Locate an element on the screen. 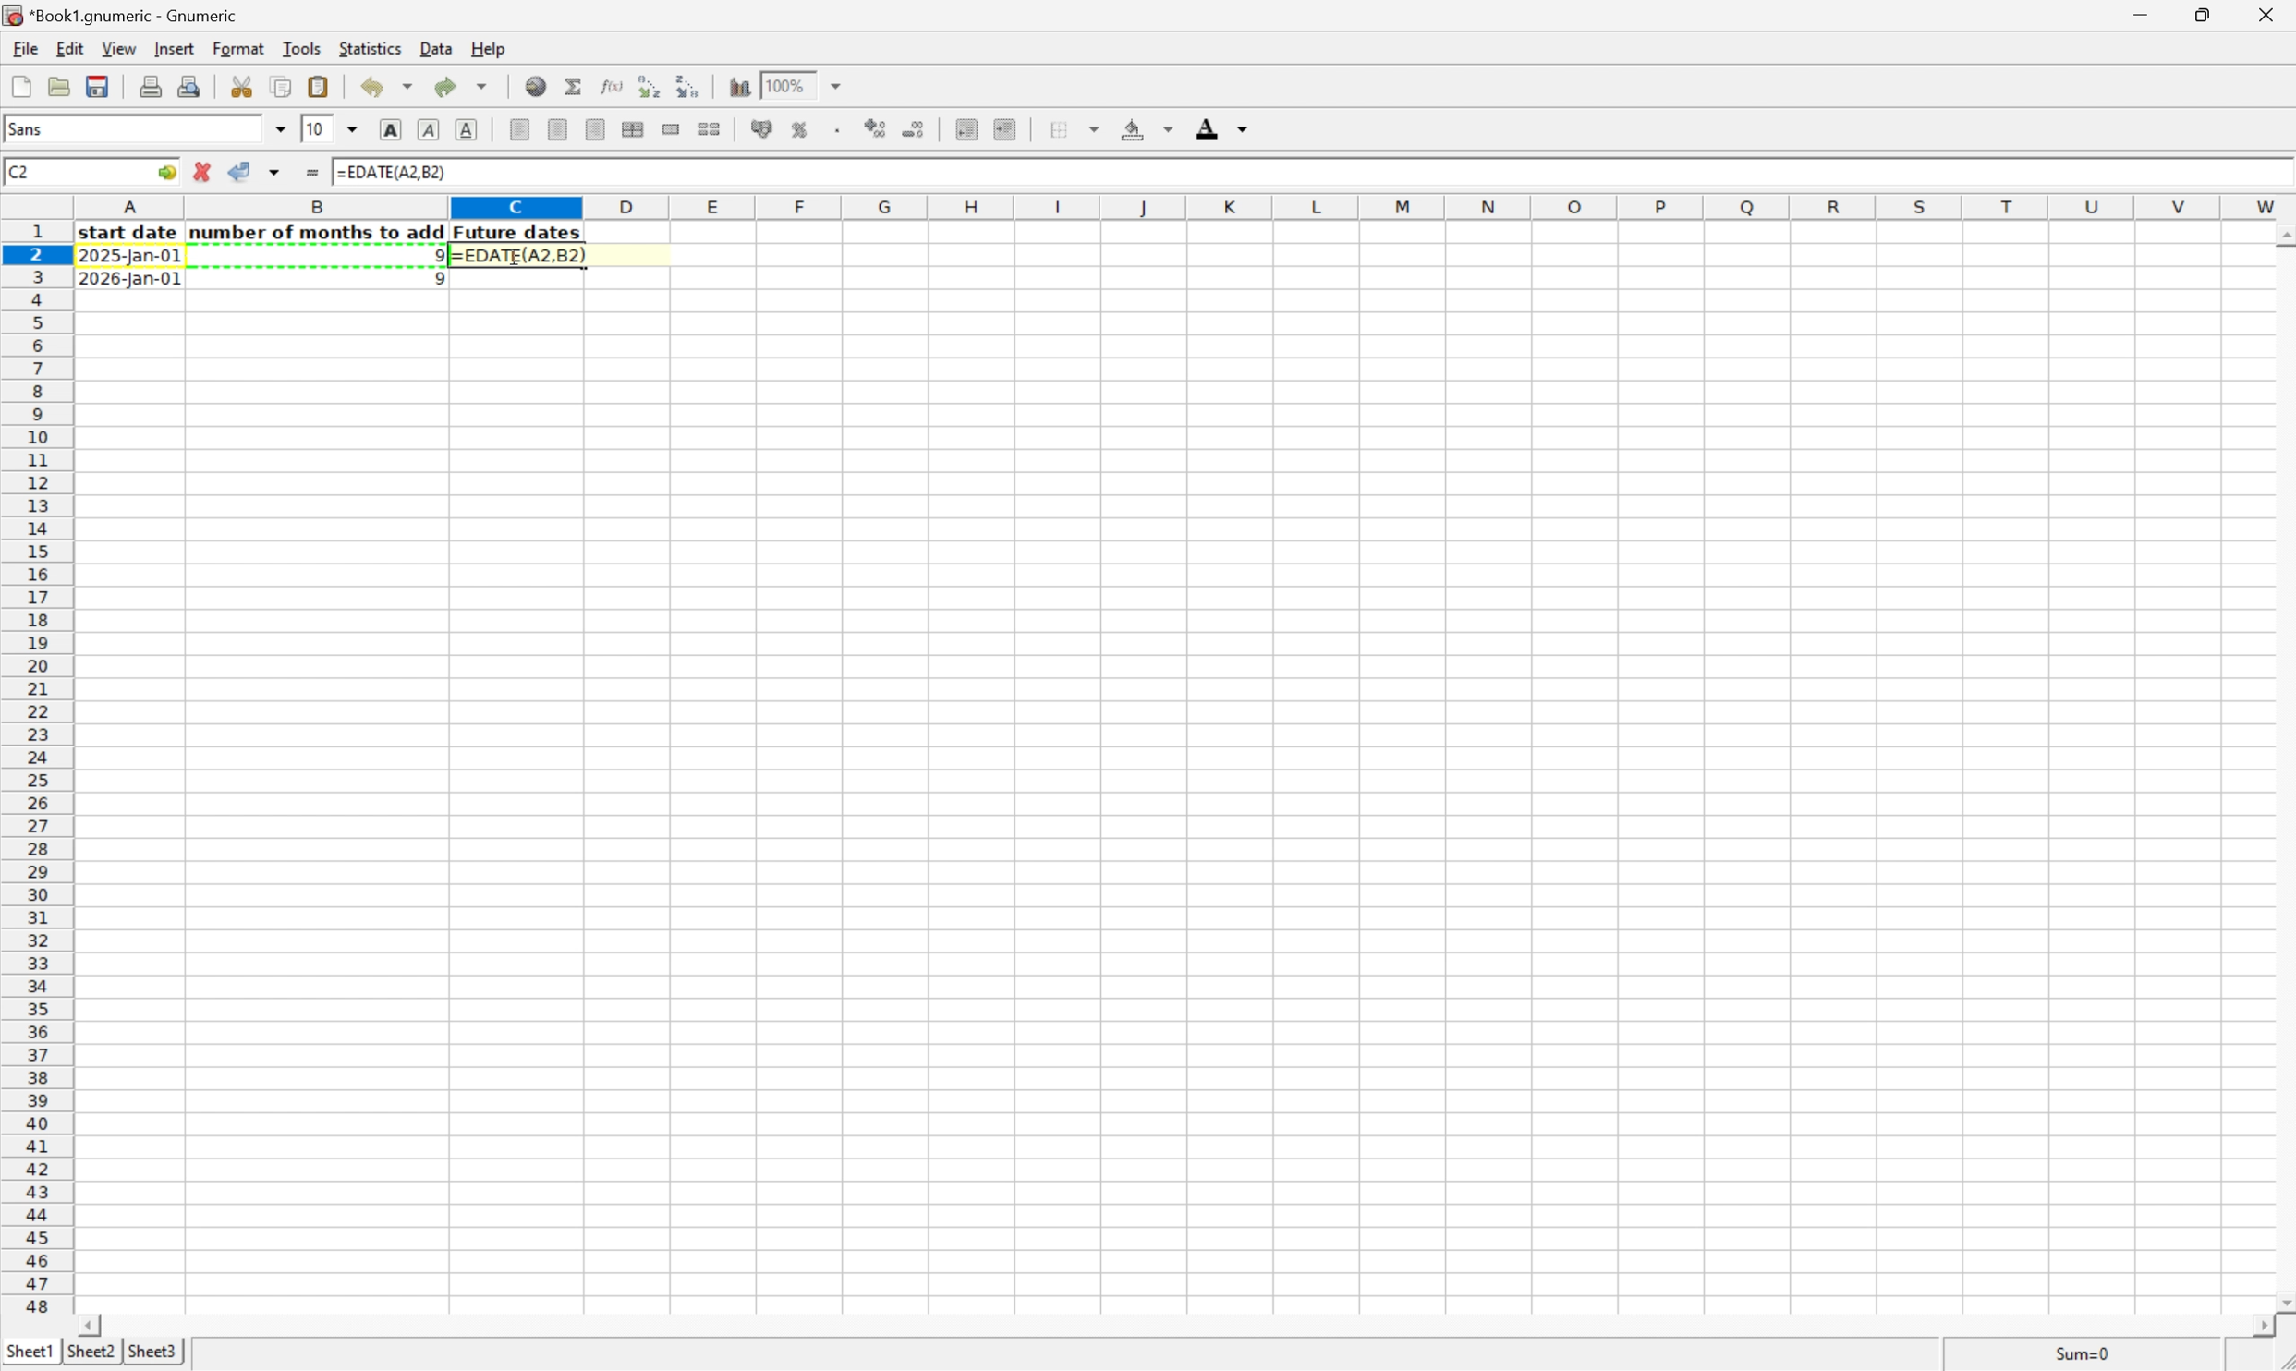 This screenshot has width=2296, height=1371. Undo is located at coordinates (384, 87).